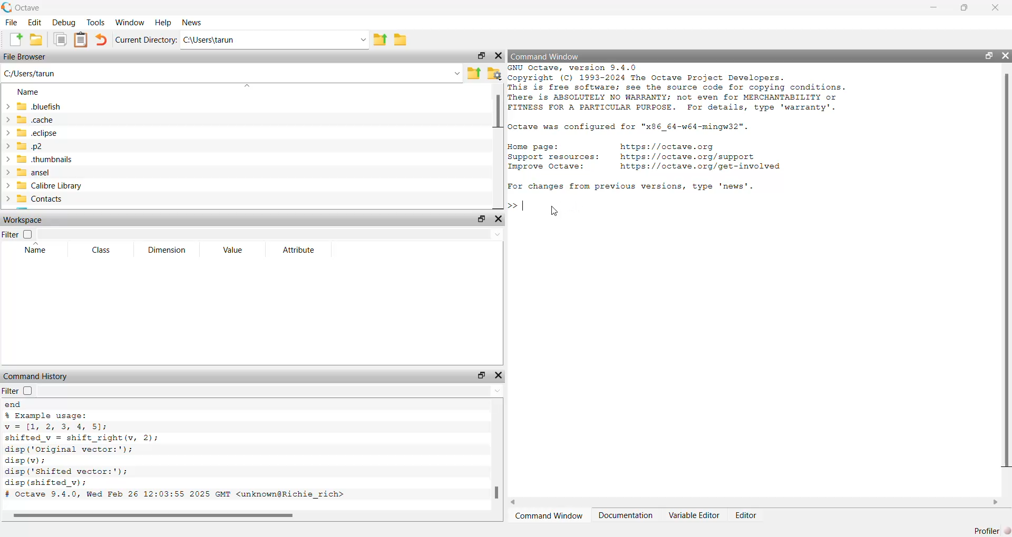 This screenshot has width=1012, height=537. What do you see at coordinates (402, 40) in the screenshot?
I see `browse directories` at bounding box center [402, 40].